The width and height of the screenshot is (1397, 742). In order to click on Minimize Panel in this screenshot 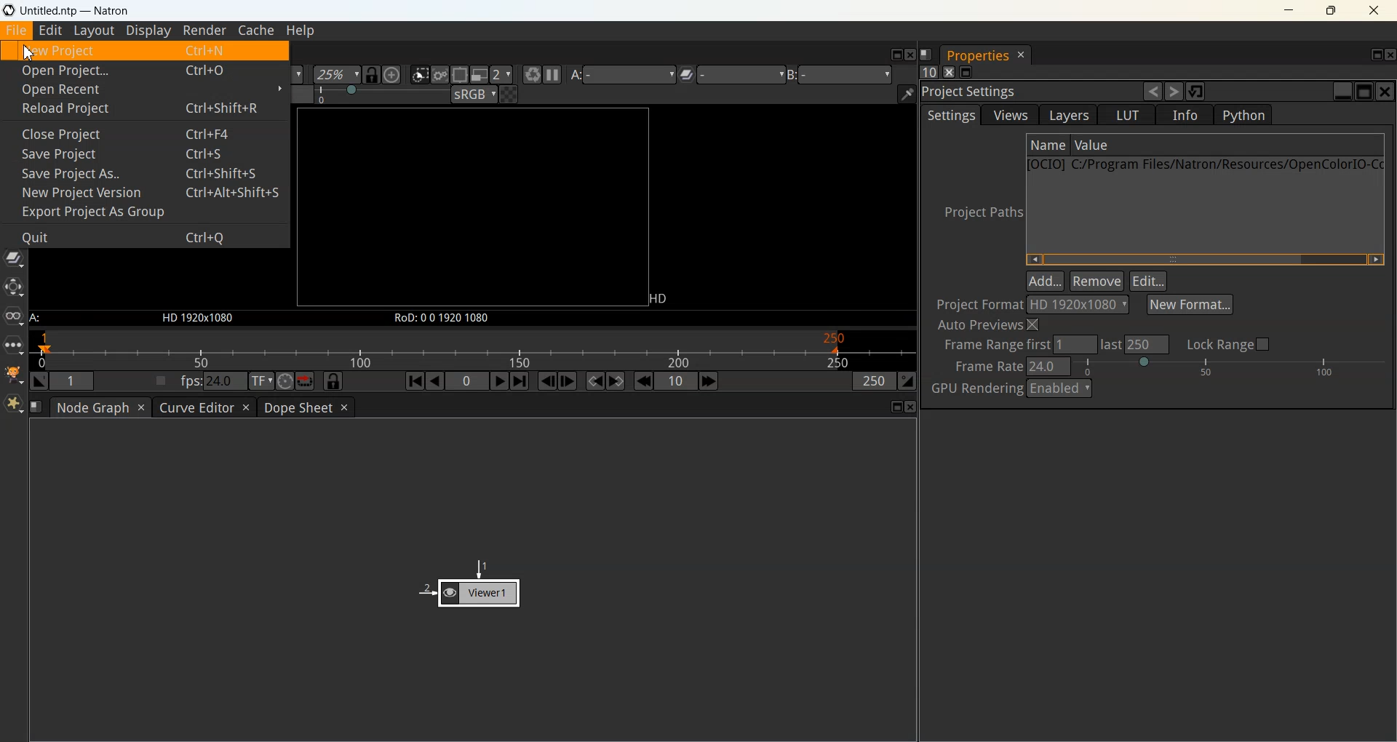, I will do `click(966, 72)`.